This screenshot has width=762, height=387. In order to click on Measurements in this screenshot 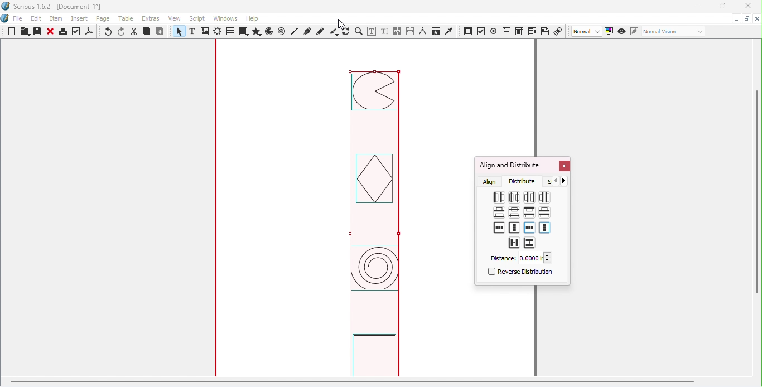, I will do `click(422, 31)`.